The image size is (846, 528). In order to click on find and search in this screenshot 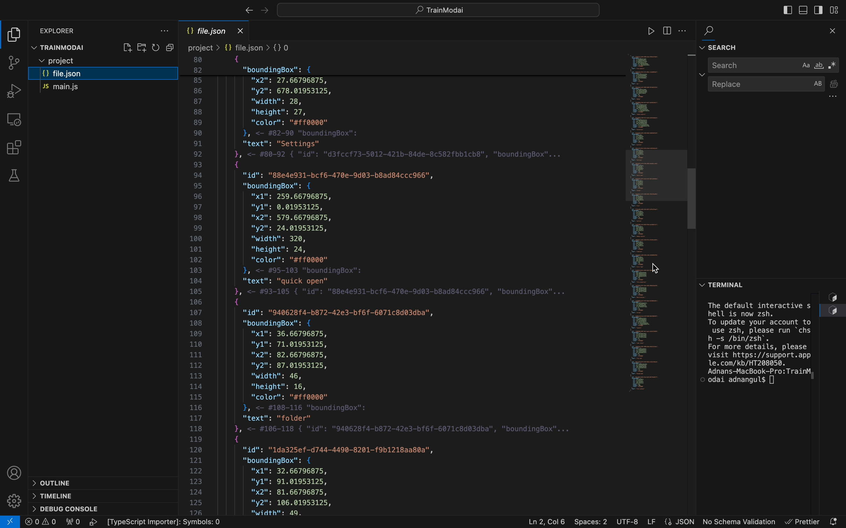, I will do `click(774, 37)`.